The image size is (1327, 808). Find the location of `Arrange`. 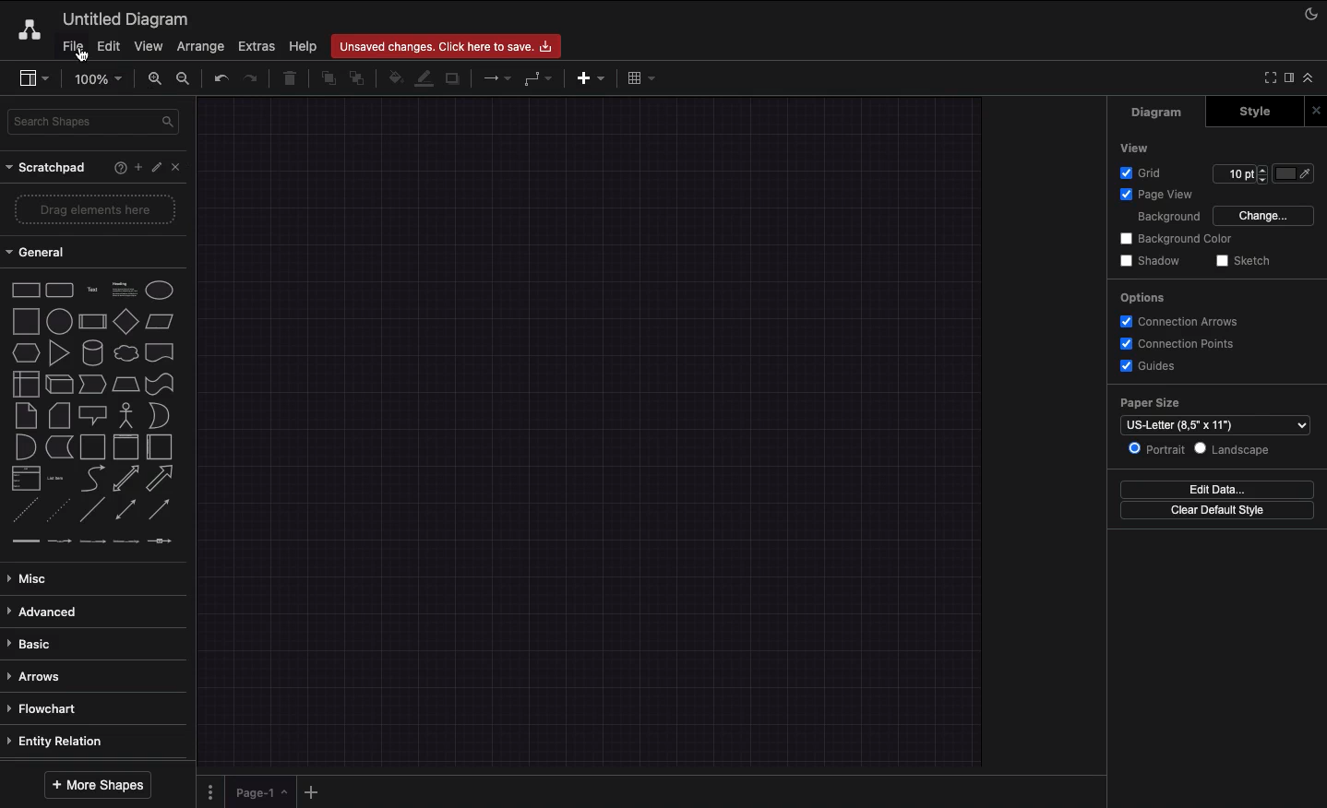

Arrange is located at coordinates (201, 47).